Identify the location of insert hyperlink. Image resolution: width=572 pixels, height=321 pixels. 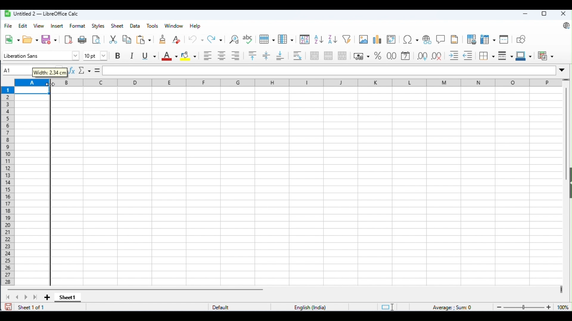
(441, 39).